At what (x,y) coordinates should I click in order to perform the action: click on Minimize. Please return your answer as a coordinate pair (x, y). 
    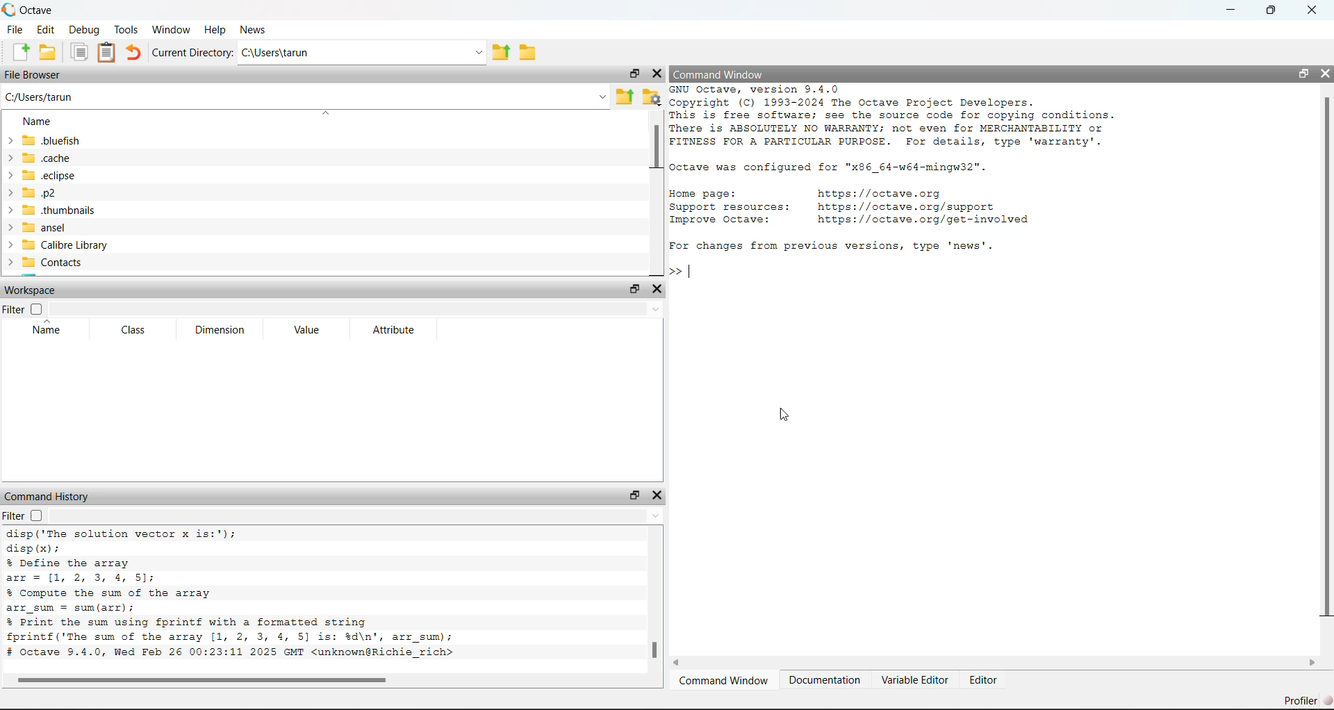
    Looking at the image, I should click on (1233, 10).